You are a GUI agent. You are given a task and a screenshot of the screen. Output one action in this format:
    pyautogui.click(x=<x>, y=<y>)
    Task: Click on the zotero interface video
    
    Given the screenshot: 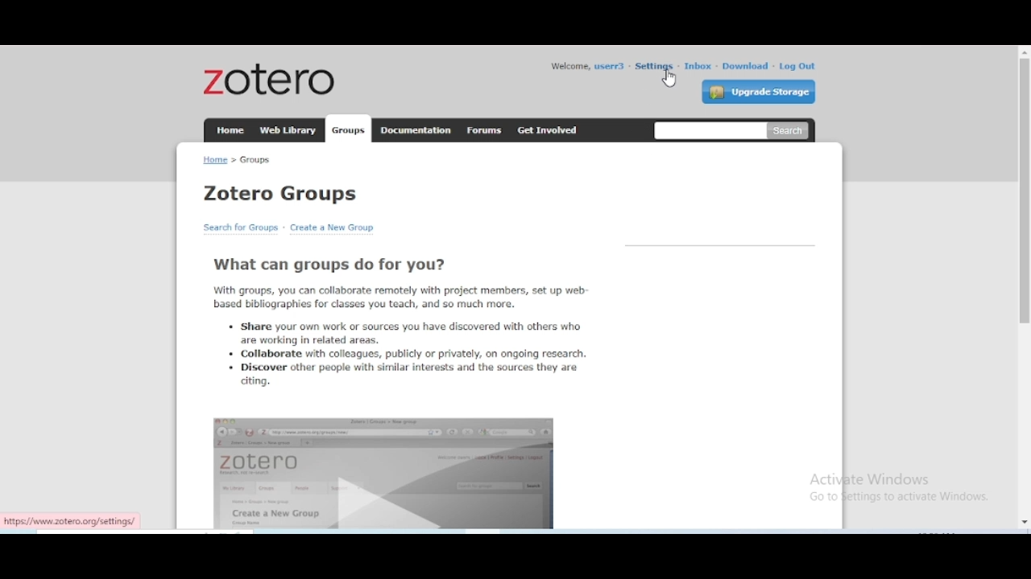 What is the action you would take?
    pyautogui.click(x=383, y=473)
    